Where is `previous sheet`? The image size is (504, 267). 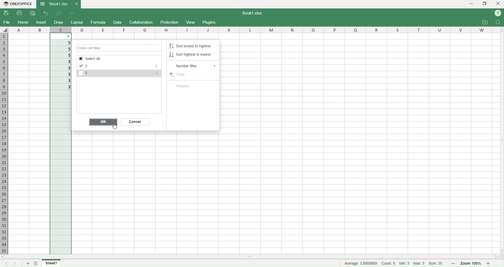 previous sheet is located at coordinates (8, 264).